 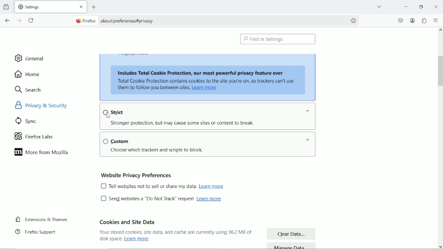 What do you see at coordinates (205, 88) in the screenshot?
I see `link` at bounding box center [205, 88].